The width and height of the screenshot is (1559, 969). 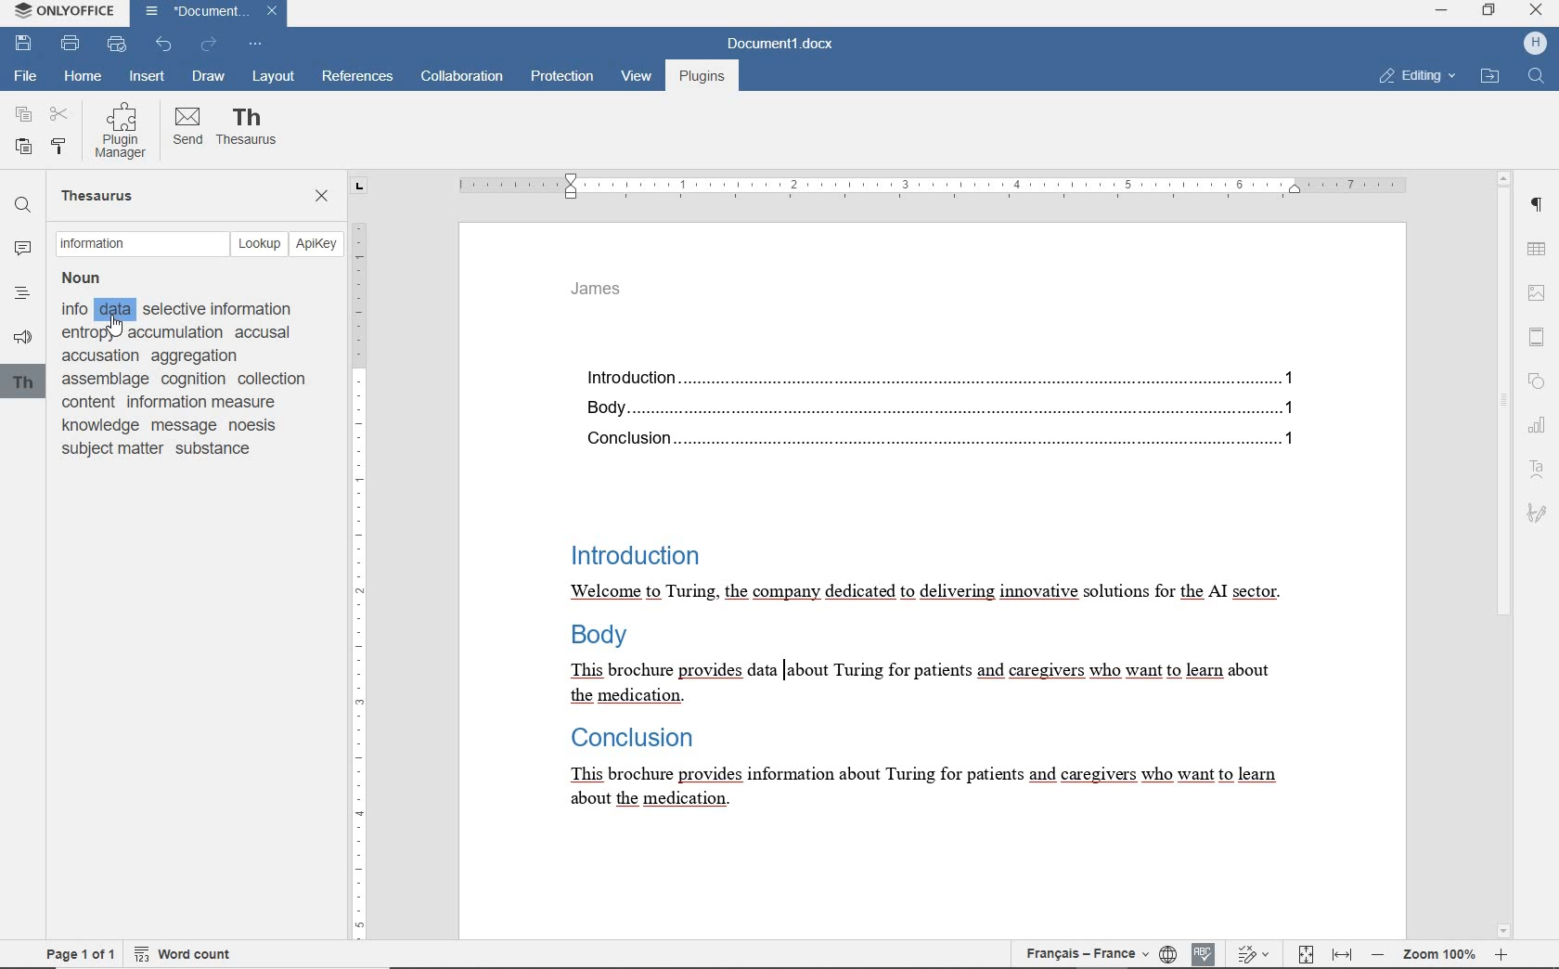 What do you see at coordinates (953, 409) in the screenshot?
I see `Body....1` at bounding box center [953, 409].